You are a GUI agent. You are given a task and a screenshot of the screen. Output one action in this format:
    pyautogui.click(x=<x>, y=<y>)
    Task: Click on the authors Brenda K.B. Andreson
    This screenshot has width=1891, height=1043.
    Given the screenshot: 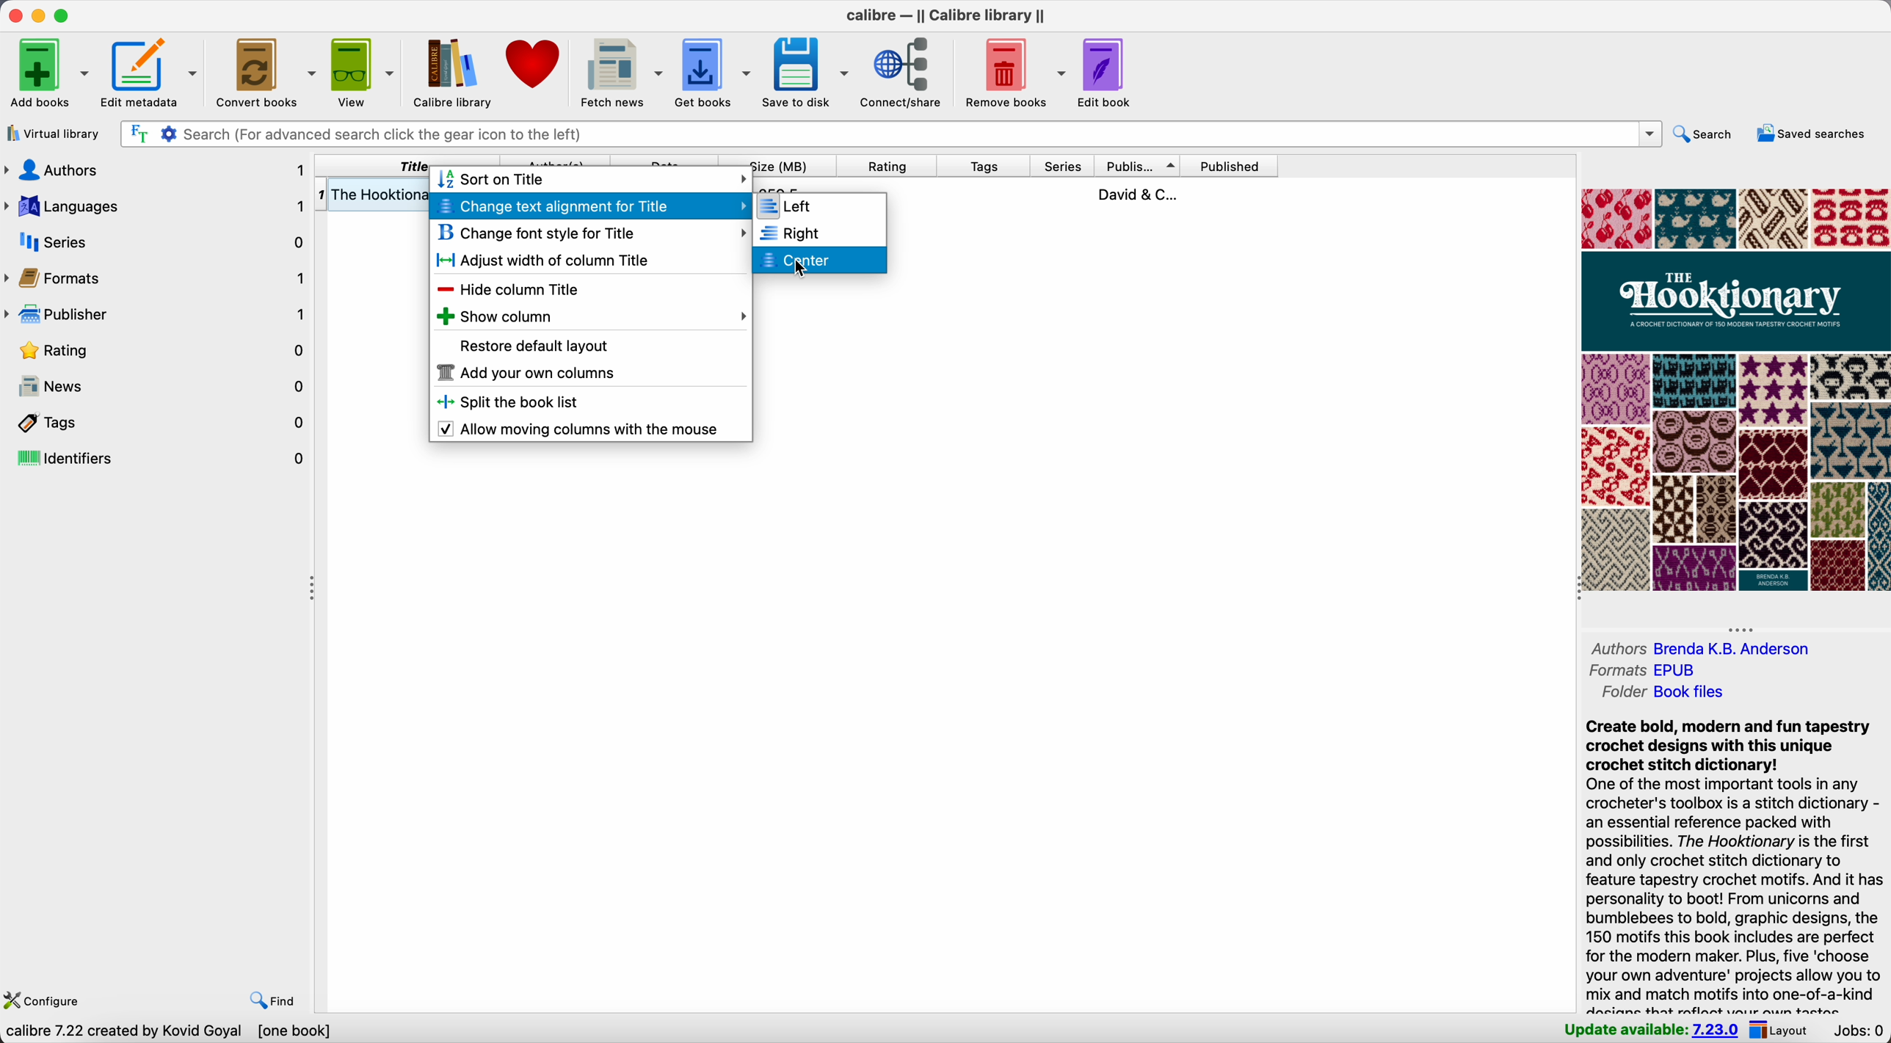 What is the action you would take?
    pyautogui.click(x=1701, y=647)
    